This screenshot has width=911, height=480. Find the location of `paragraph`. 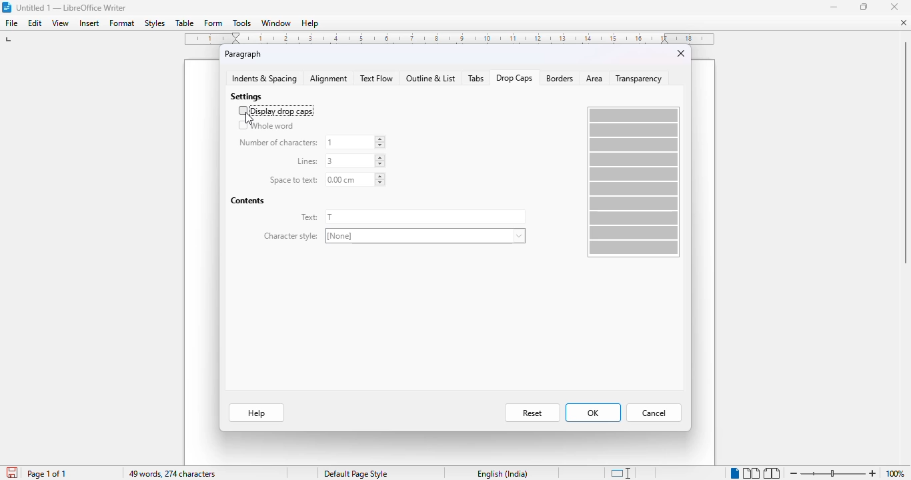

paragraph is located at coordinates (243, 55).